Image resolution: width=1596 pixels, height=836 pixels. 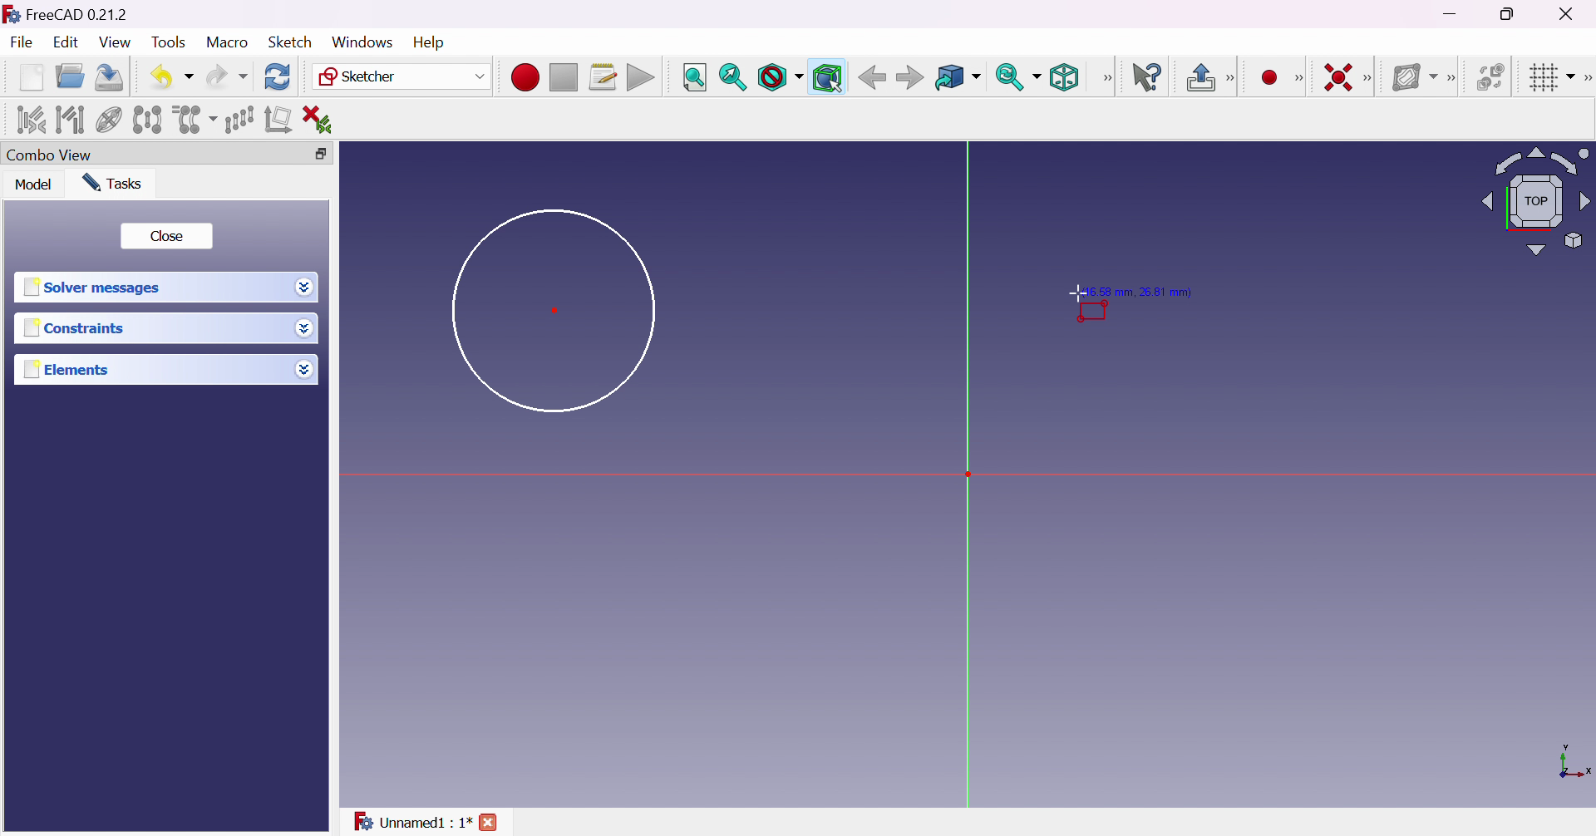 What do you see at coordinates (193, 118) in the screenshot?
I see `Clone` at bounding box center [193, 118].